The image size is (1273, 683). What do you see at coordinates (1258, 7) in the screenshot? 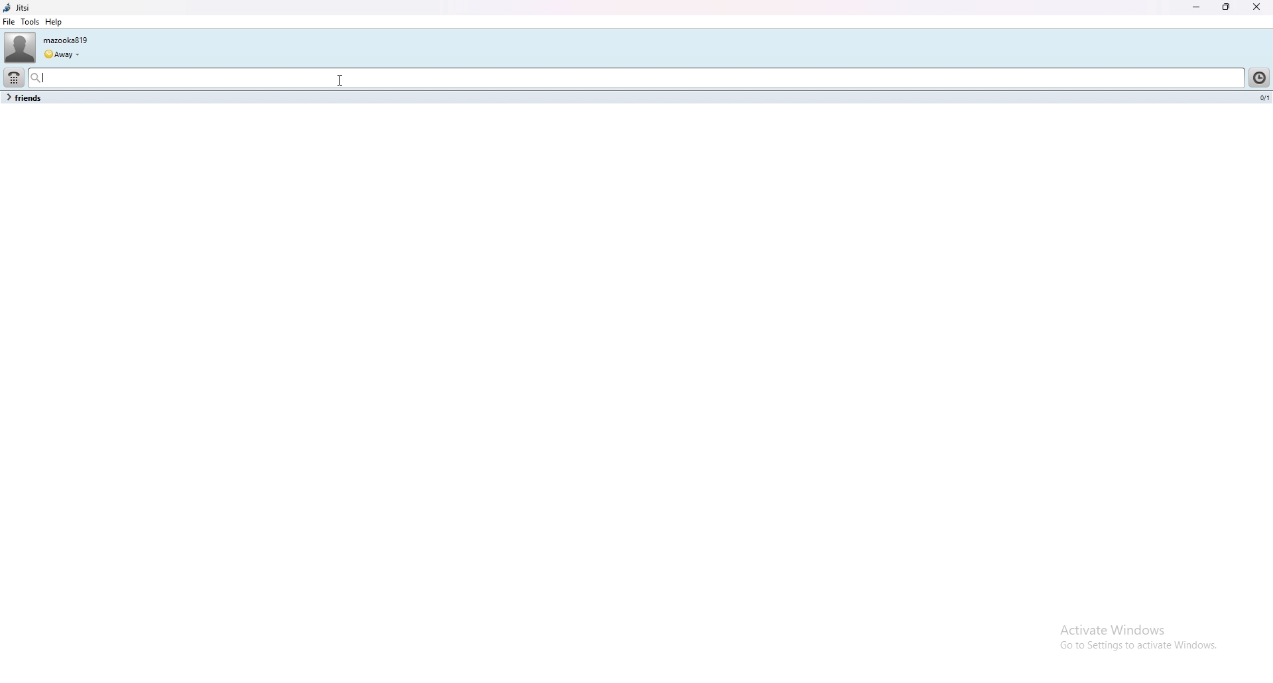
I see `close` at bounding box center [1258, 7].